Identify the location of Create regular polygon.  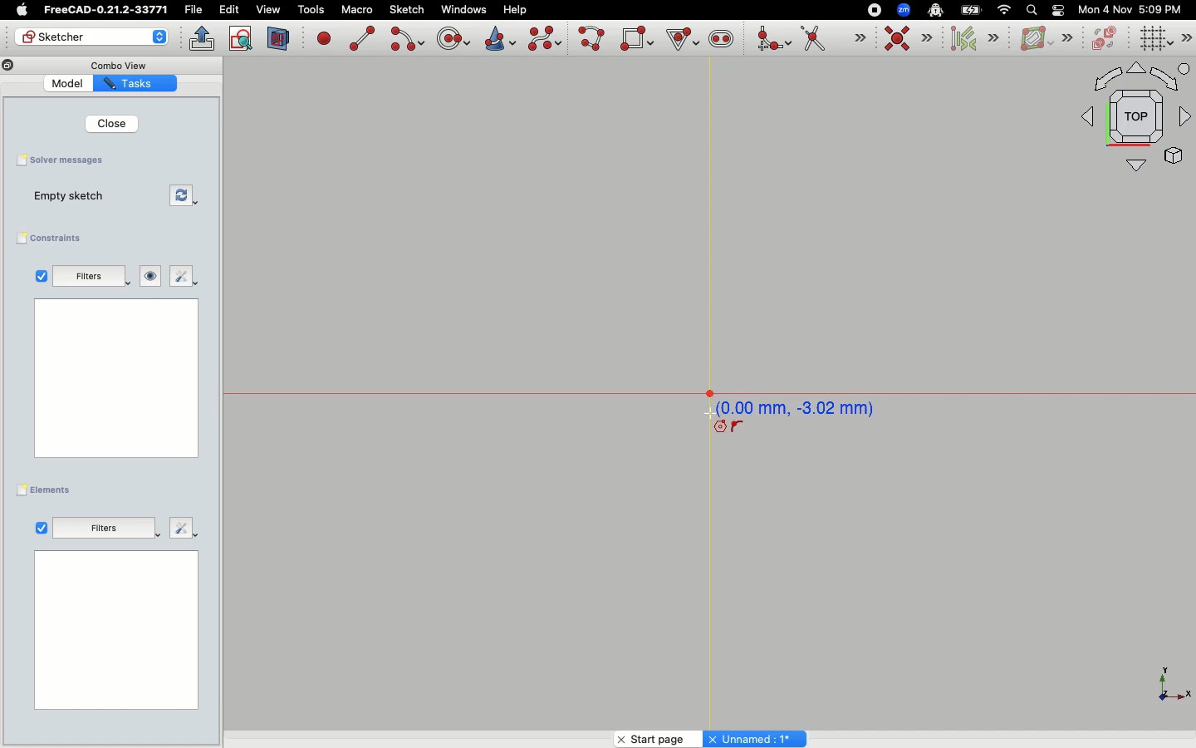
(679, 38).